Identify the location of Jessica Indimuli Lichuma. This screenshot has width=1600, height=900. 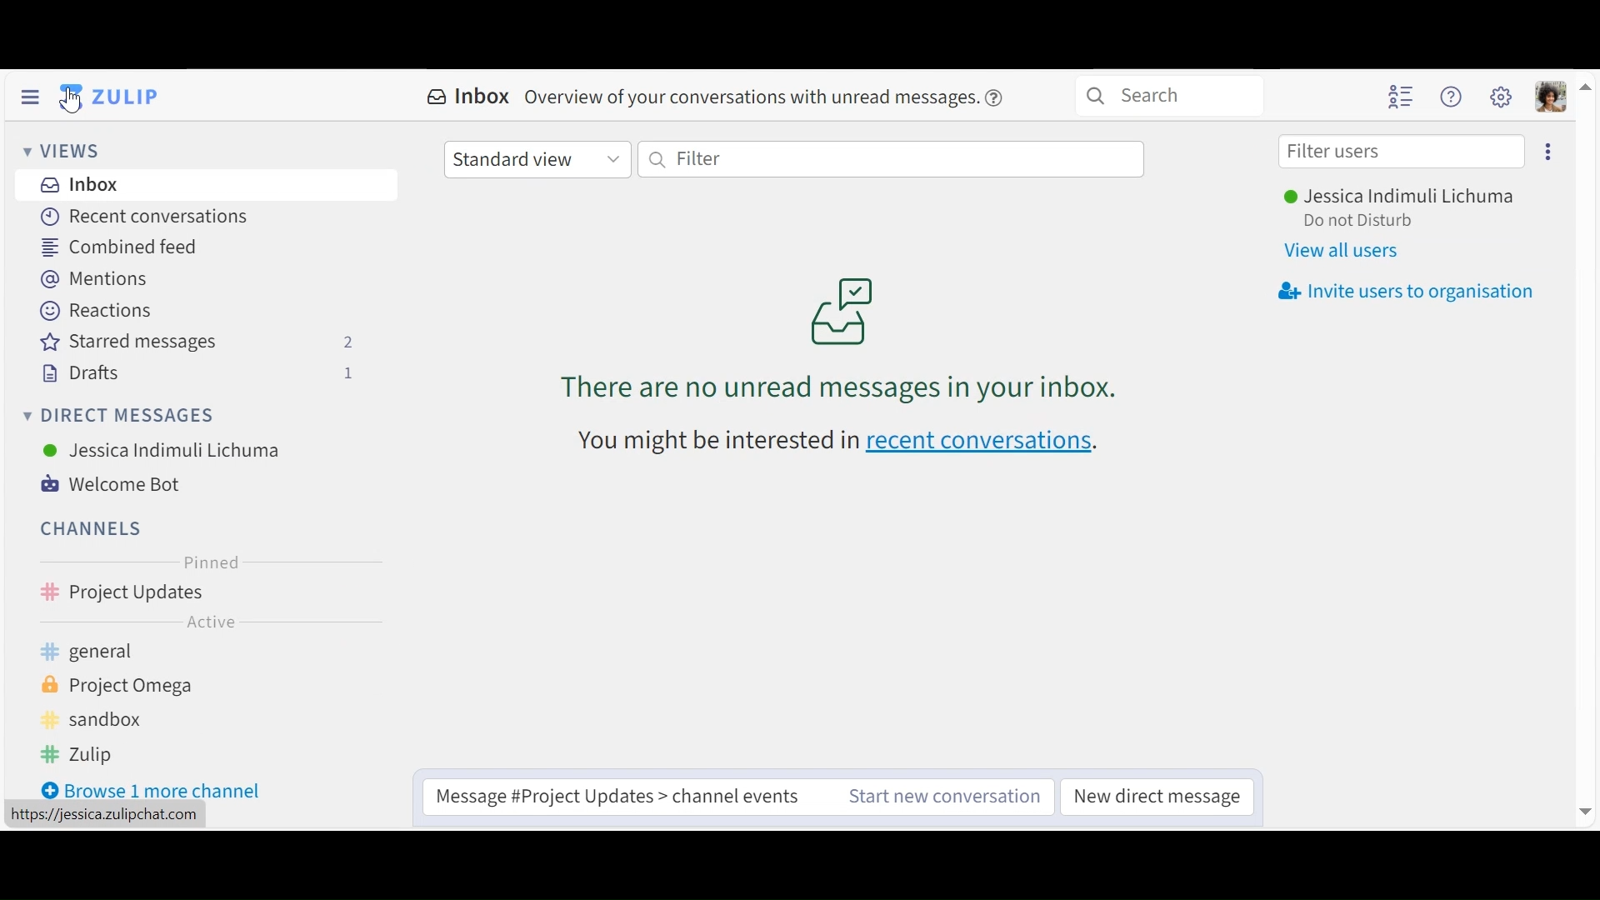
(166, 450).